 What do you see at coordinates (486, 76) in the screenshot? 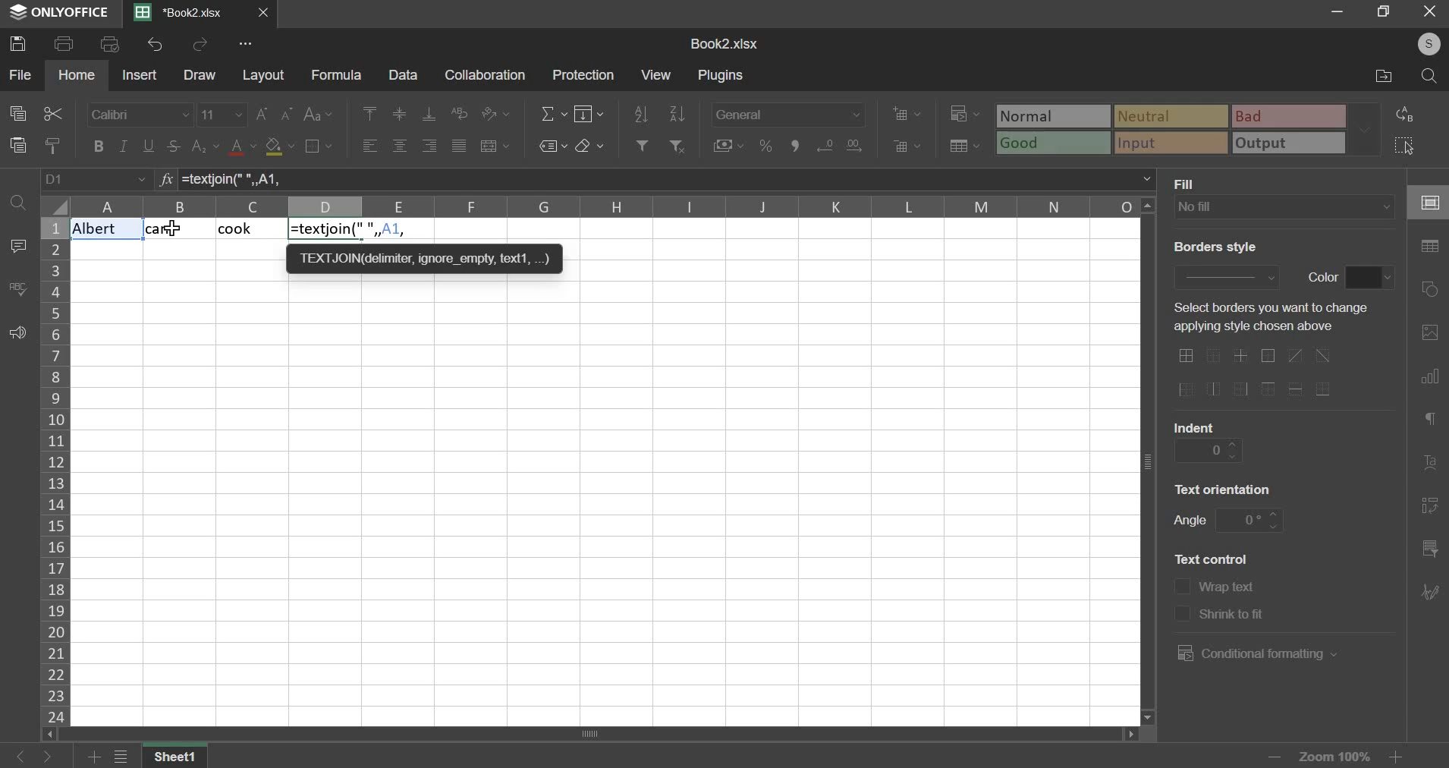
I see `collaboration` at bounding box center [486, 76].